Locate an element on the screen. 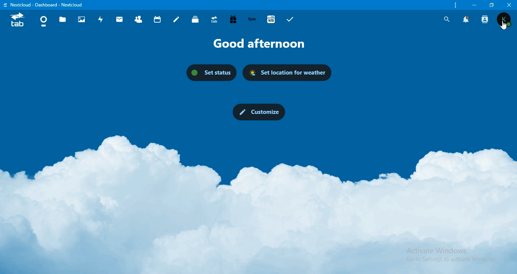 This screenshot has width=517, height=274. calendar is located at coordinates (158, 19).